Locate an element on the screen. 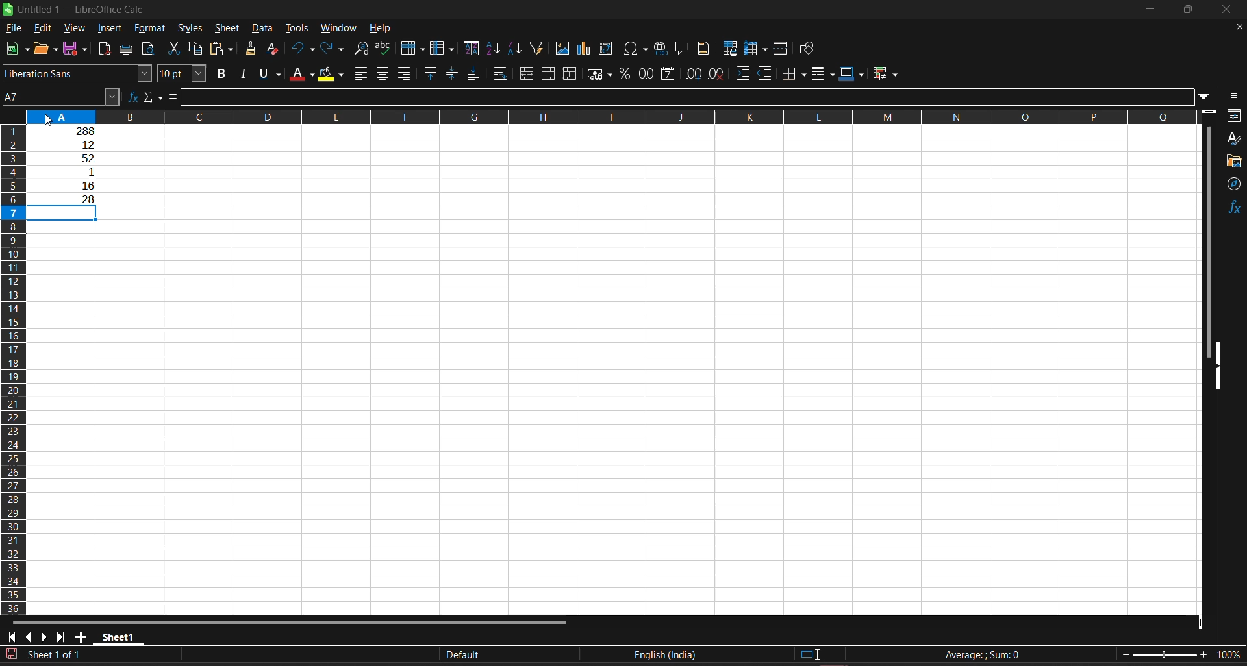  text language is located at coordinates (666, 654).